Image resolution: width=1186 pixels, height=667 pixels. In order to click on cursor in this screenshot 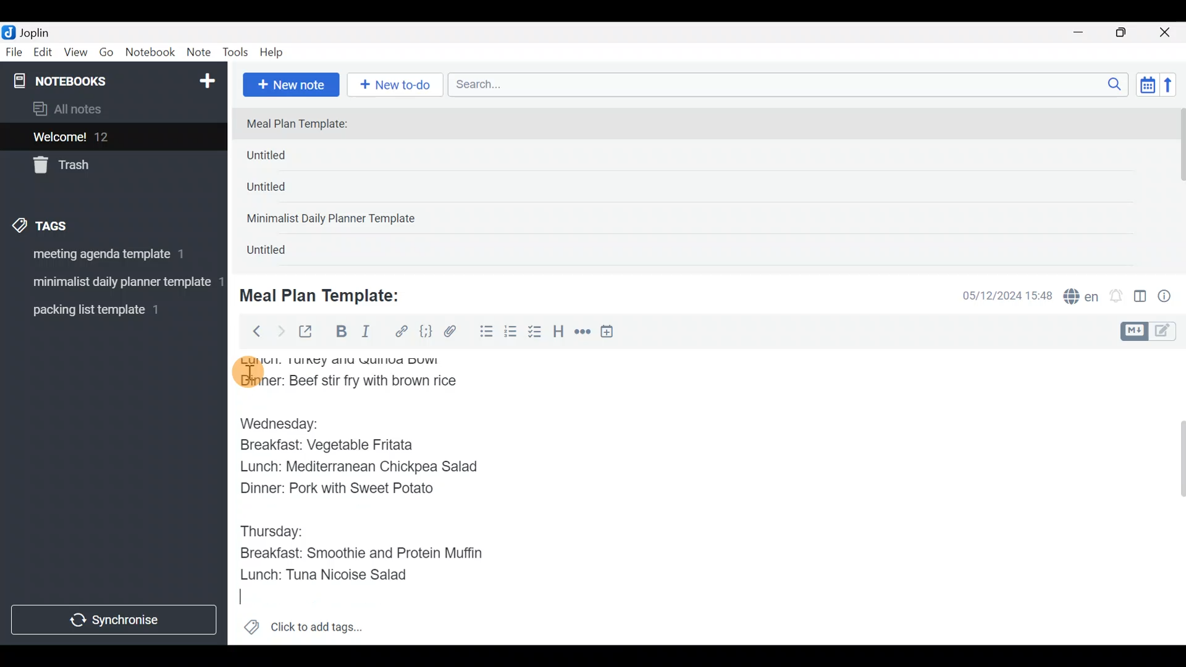, I will do `click(247, 372)`.